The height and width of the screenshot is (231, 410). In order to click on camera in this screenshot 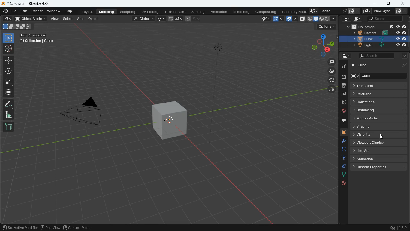, I will do `click(343, 77)`.